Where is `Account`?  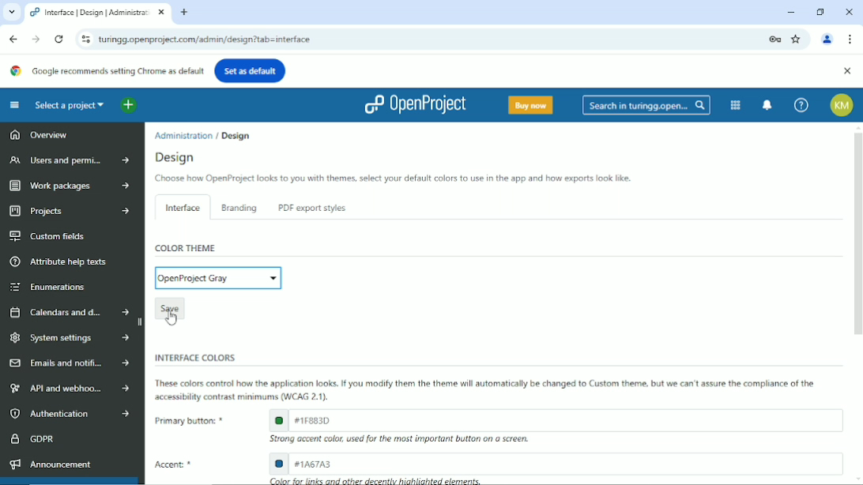 Account is located at coordinates (842, 105).